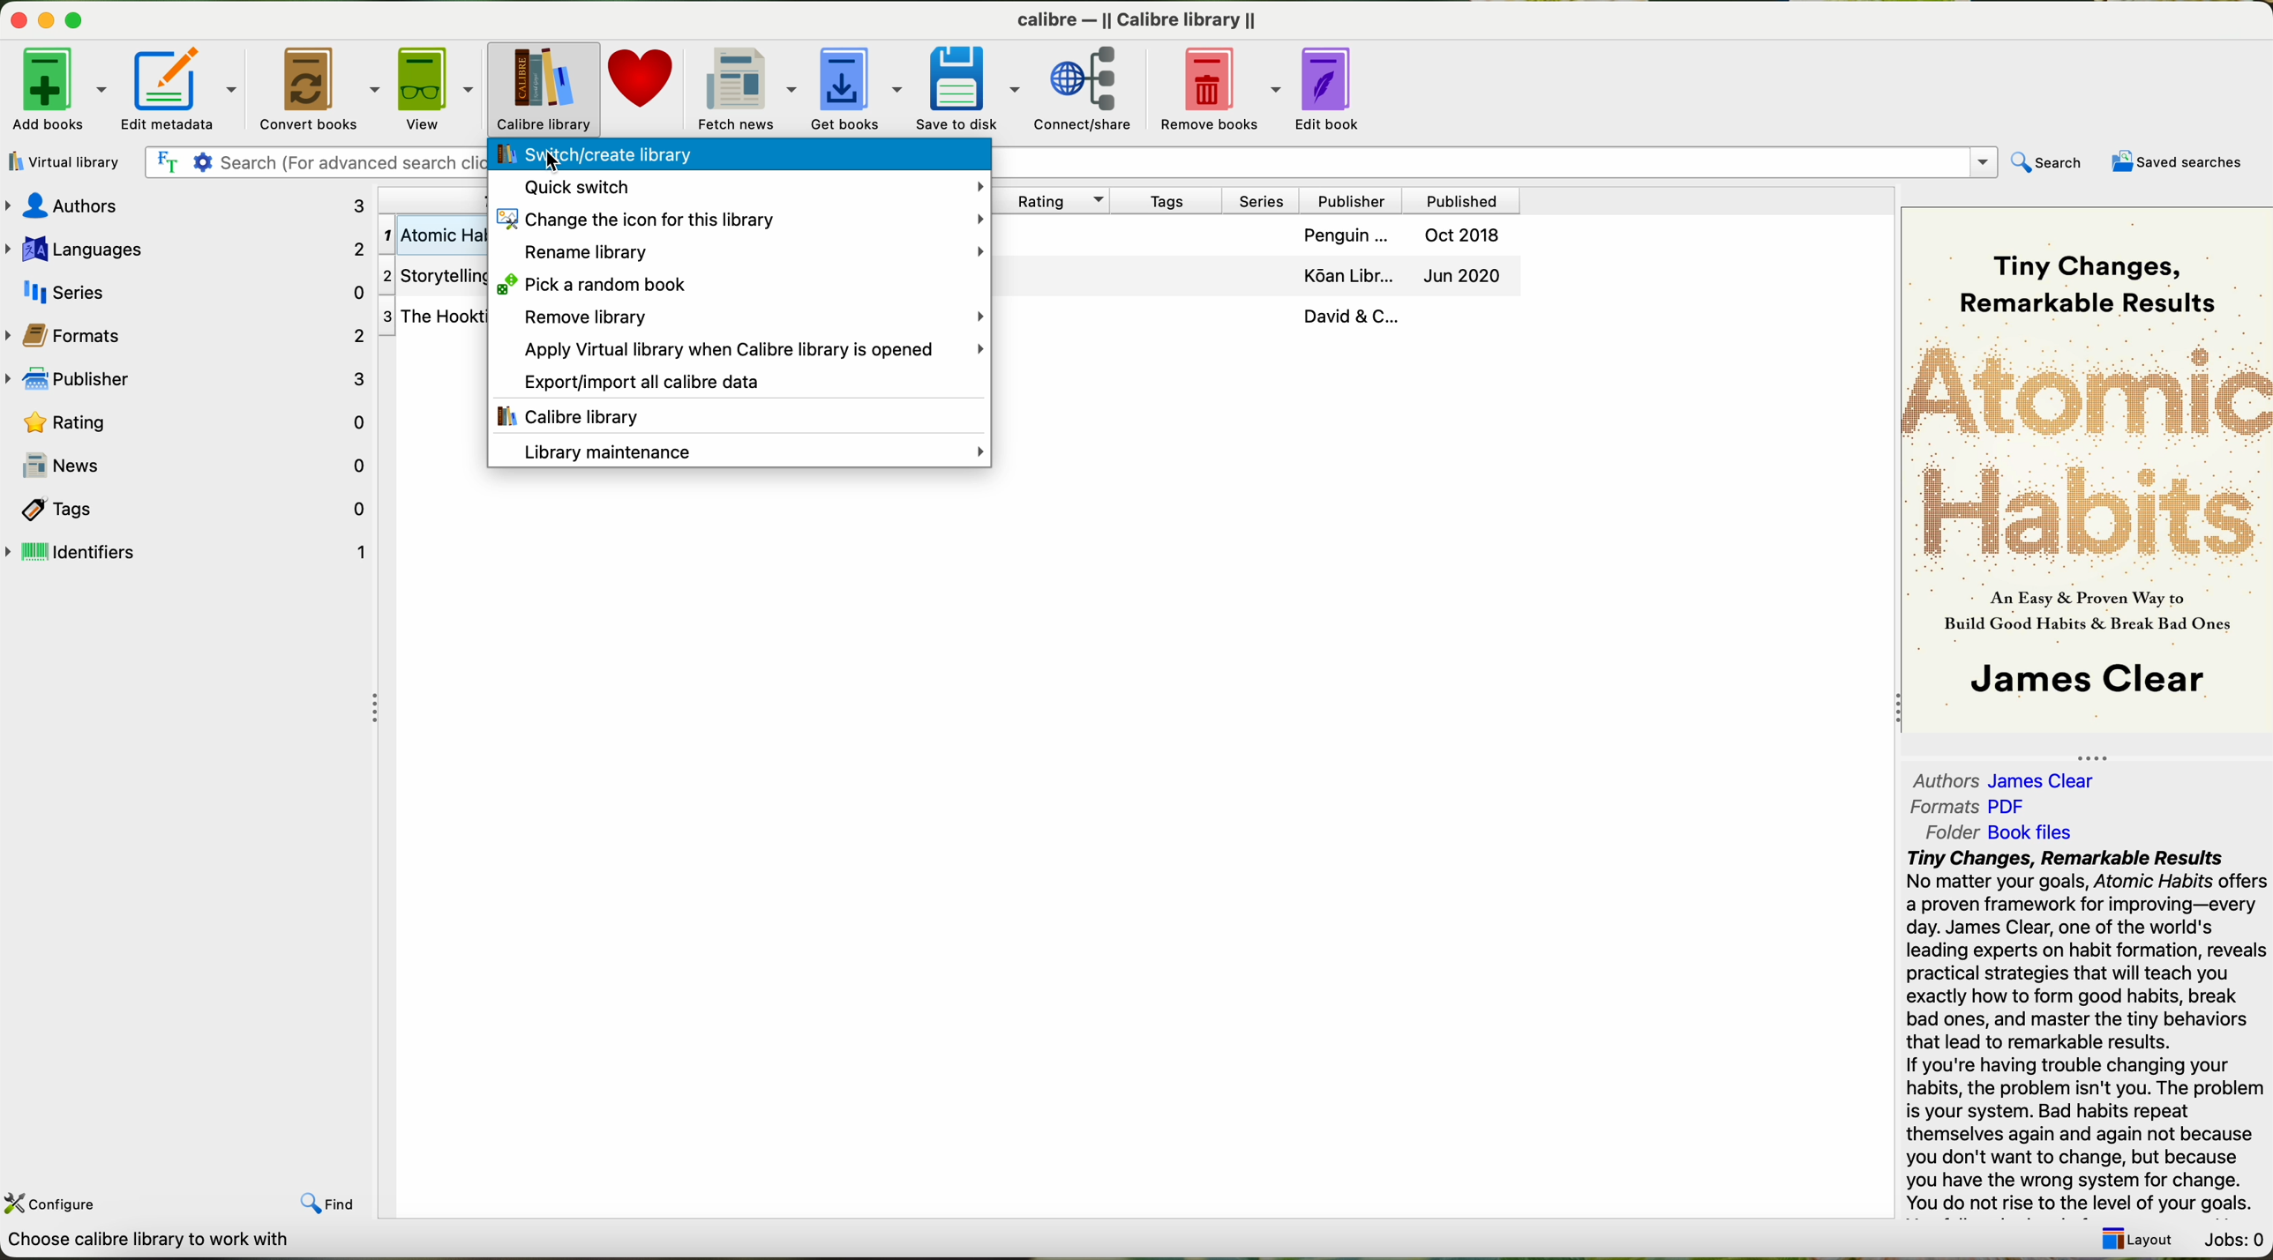 The image size is (2273, 1260). I want to click on First Book Atomic Habits, so click(435, 238).